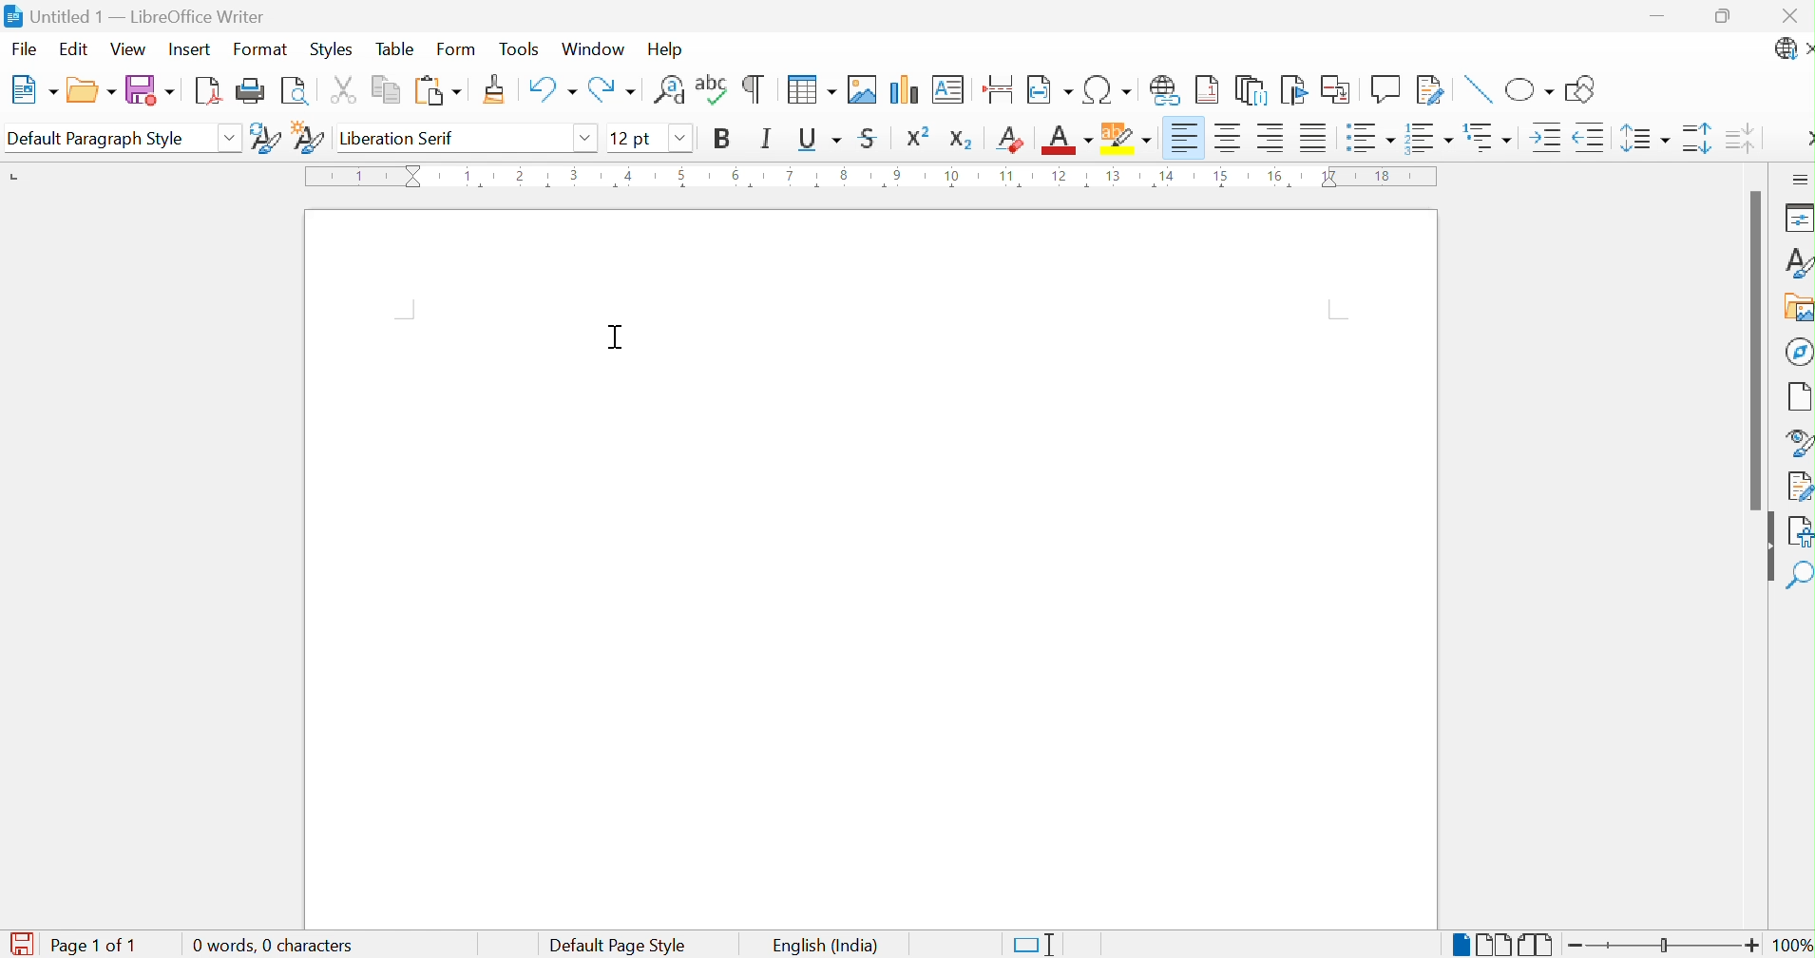 The width and height of the screenshot is (1815, 958). What do you see at coordinates (962, 139) in the screenshot?
I see `Subscript` at bounding box center [962, 139].